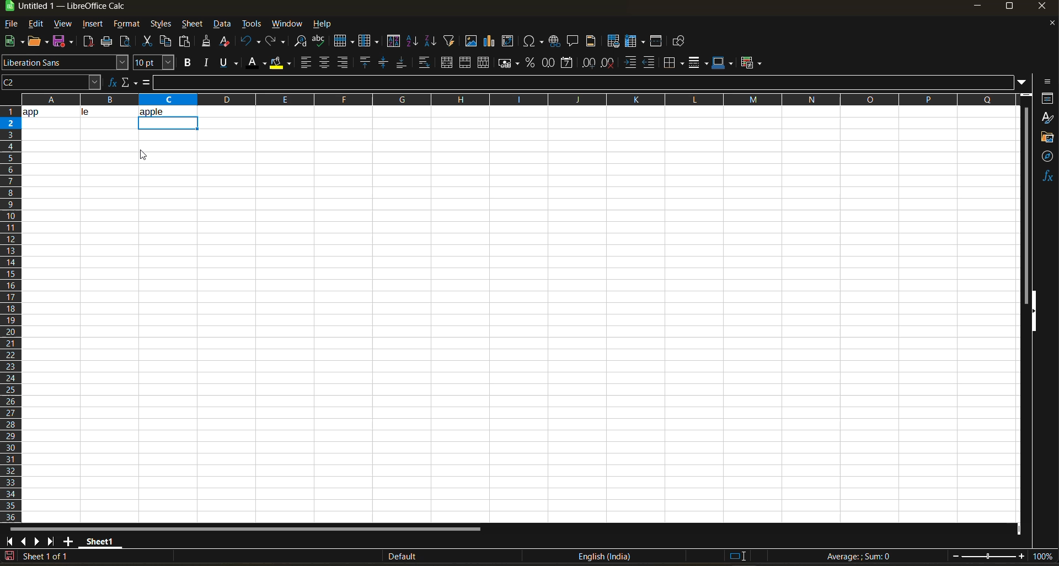 The width and height of the screenshot is (1059, 566). Describe the element at coordinates (1048, 98) in the screenshot. I see `properties` at that location.